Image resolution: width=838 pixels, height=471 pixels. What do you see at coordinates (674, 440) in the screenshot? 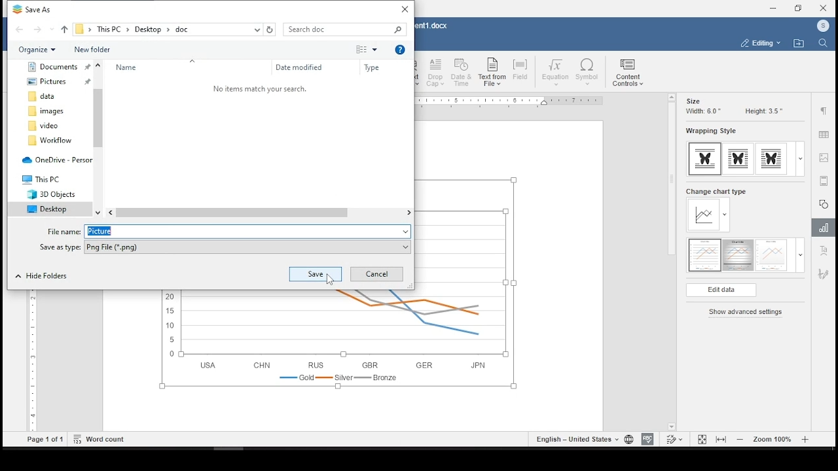
I see `track changes` at bounding box center [674, 440].